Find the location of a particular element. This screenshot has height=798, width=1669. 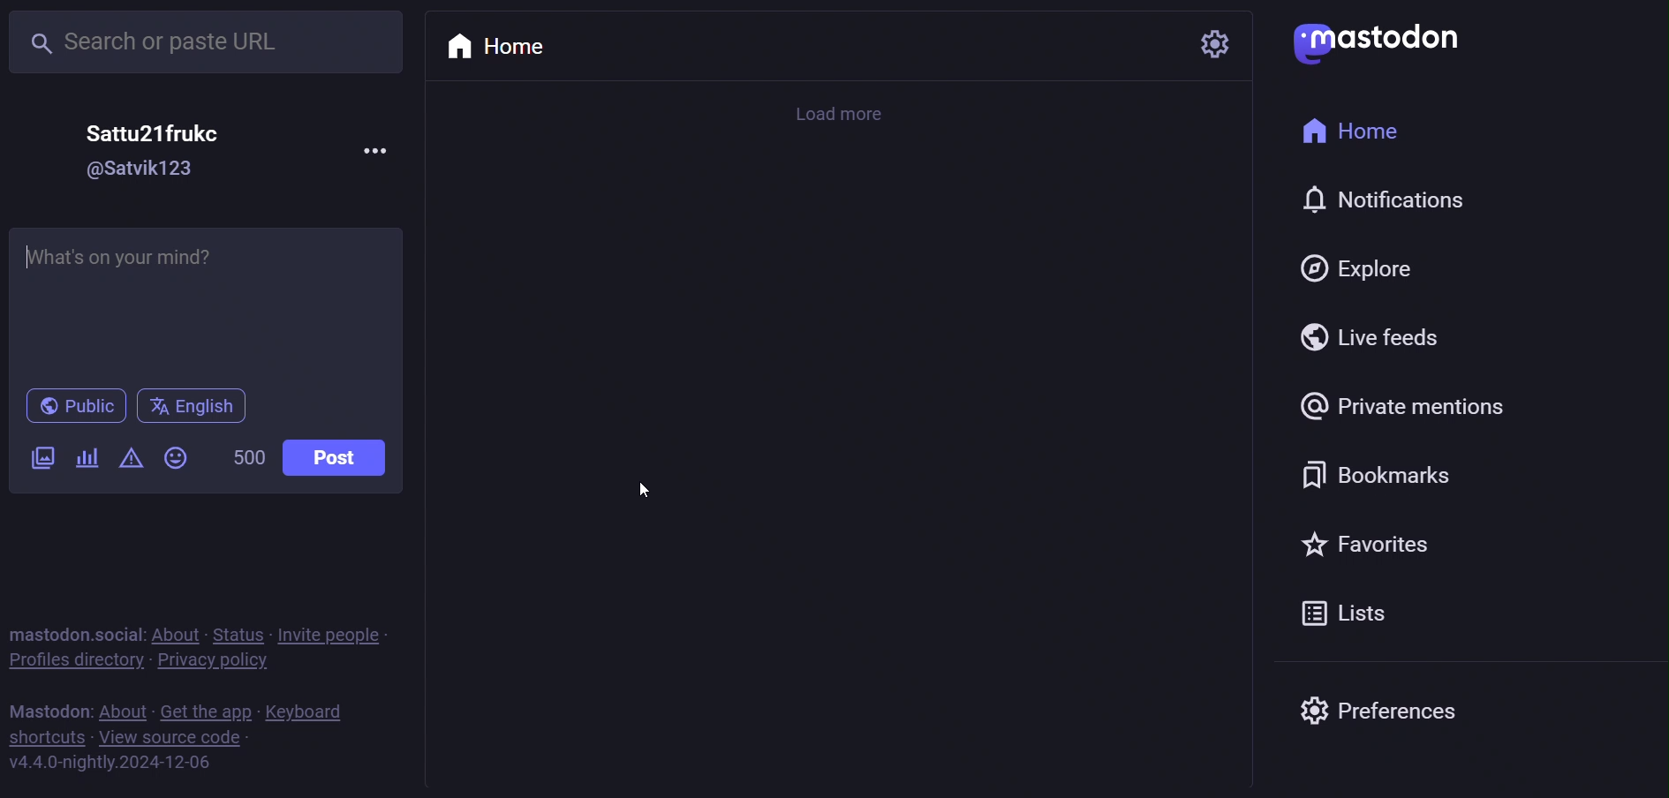

emoji is located at coordinates (174, 458).